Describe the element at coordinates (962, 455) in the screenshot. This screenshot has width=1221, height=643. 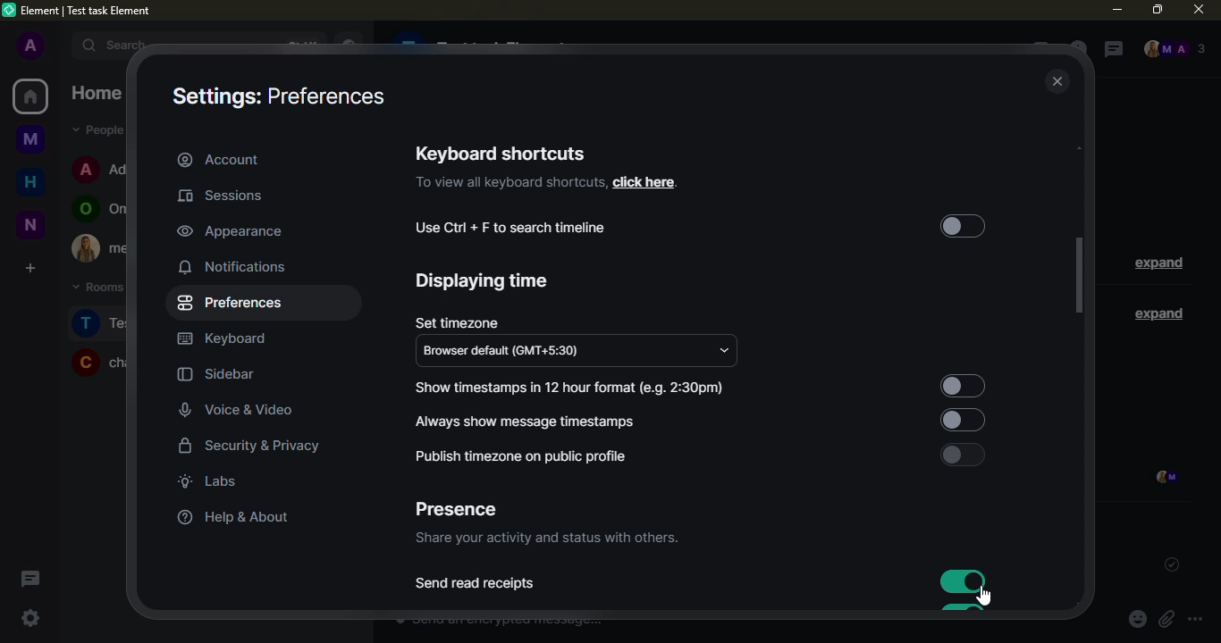
I see `enable` at that location.